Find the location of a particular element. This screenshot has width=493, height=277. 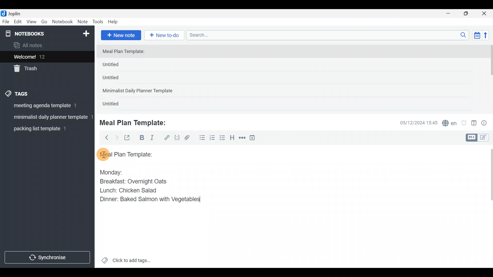

File is located at coordinates (6, 22).